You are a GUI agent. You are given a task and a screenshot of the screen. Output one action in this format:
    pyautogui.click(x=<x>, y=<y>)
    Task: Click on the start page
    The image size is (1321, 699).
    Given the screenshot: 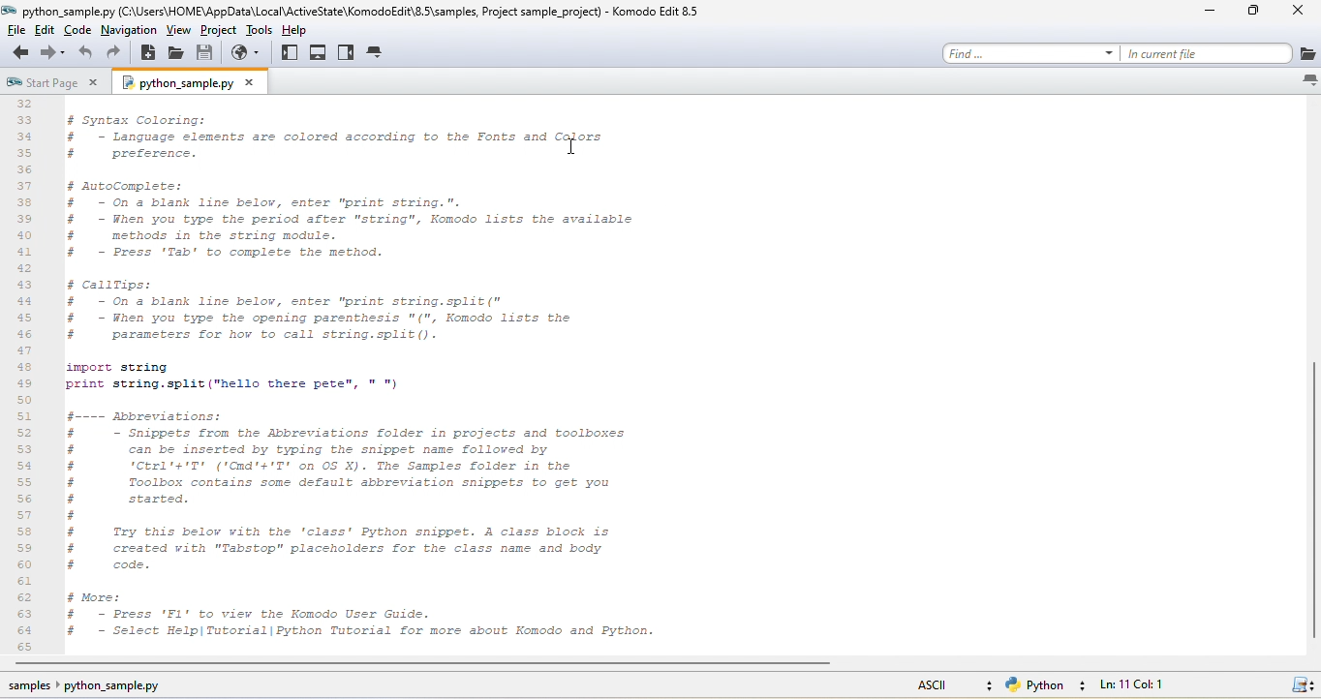 What is the action you would take?
    pyautogui.click(x=54, y=81)
    